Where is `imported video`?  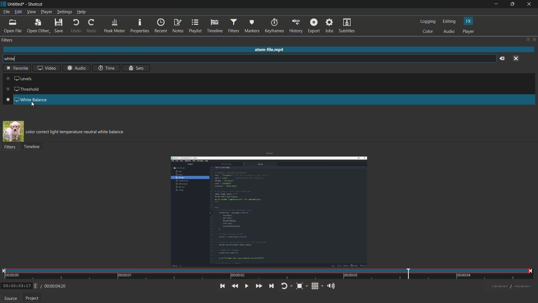 imported video is located at coordinates (269, 212).